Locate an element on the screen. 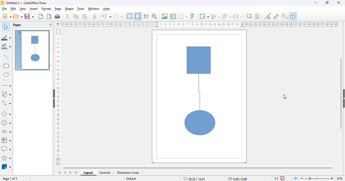 This screenshot has height=181, width=345. the document has been modified is located at coordinates (283, 178).